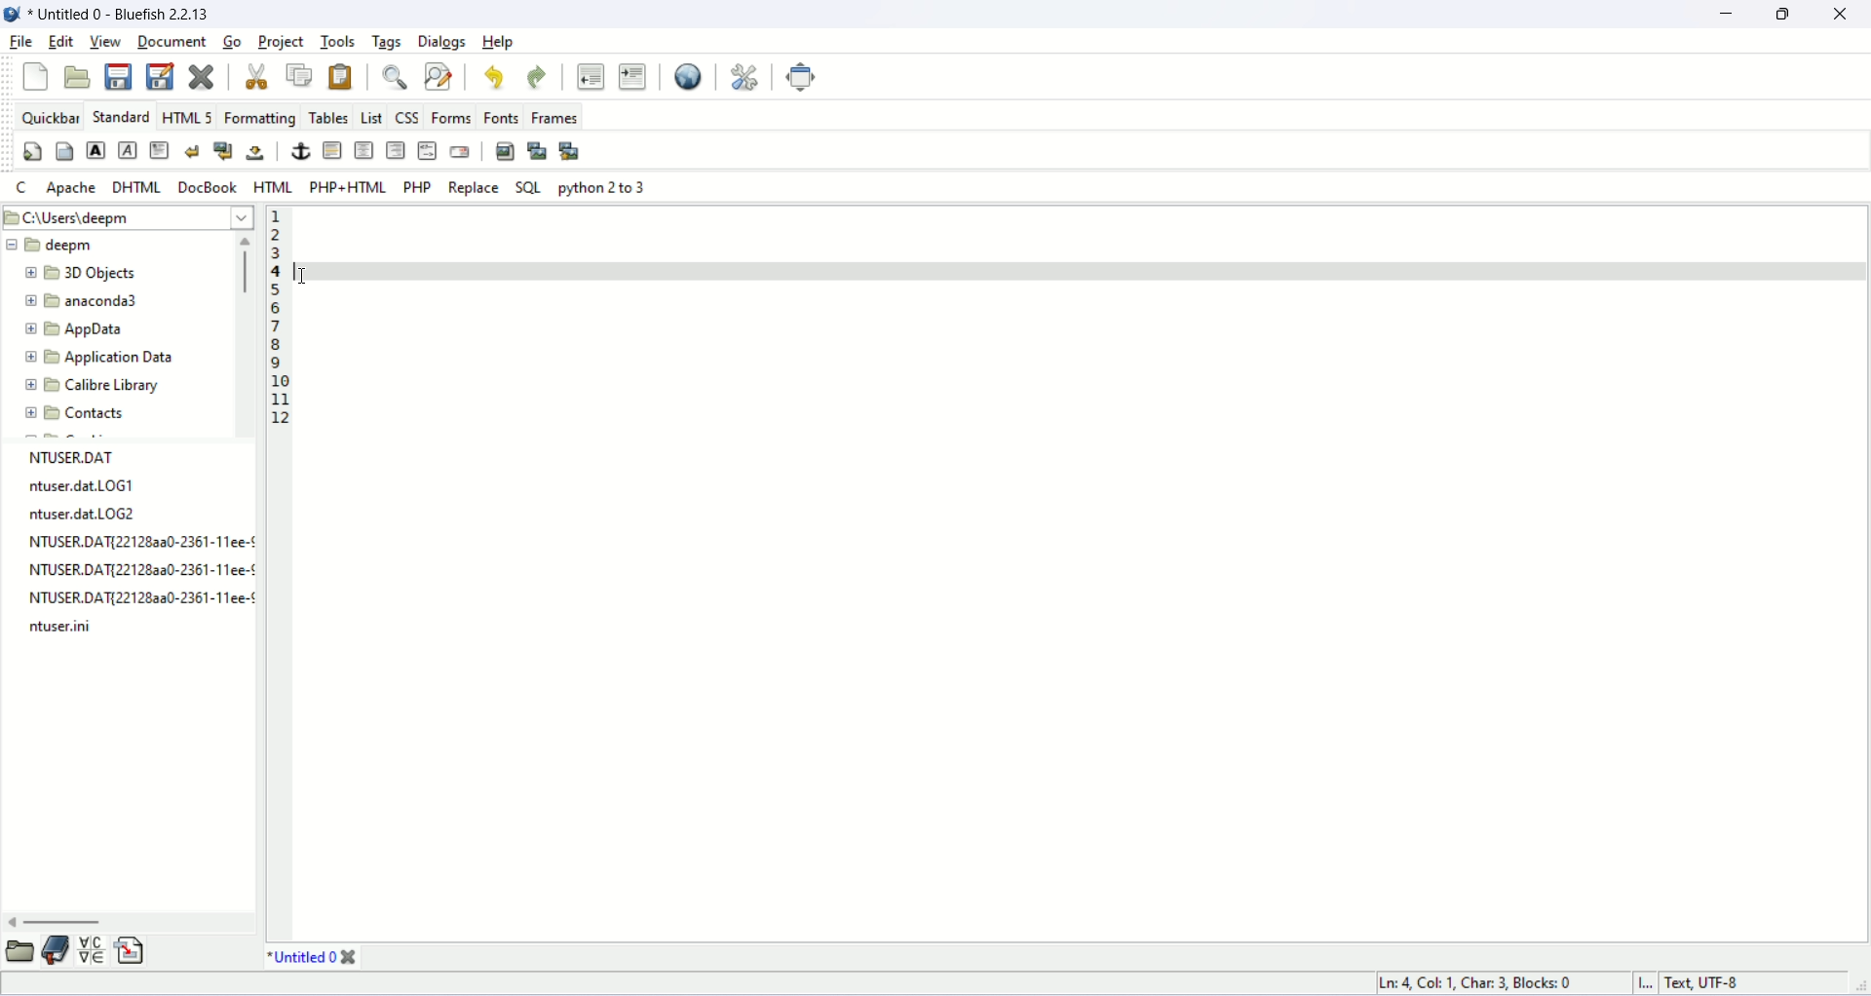  What do you see at coordinates (540, 150) in the screenshot?
I see `insert thumbnail` at bounding box center [540, 150].